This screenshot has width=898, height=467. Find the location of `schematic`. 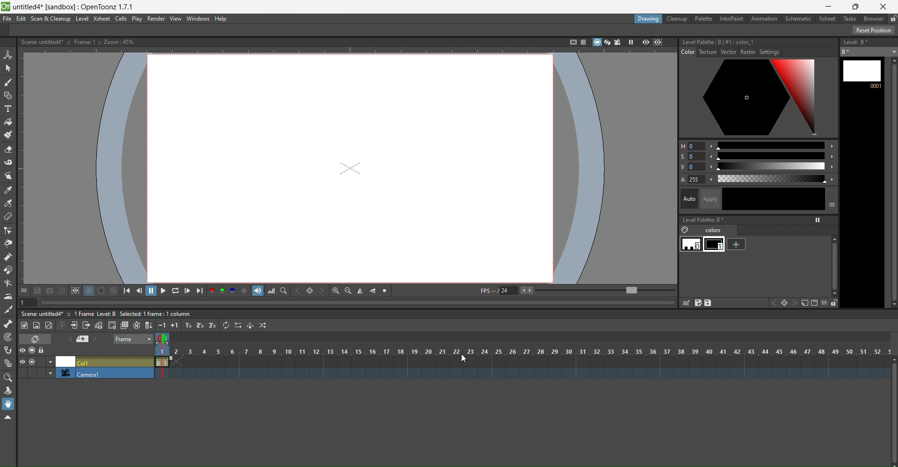

schematic is located at coordinates (798, 18).